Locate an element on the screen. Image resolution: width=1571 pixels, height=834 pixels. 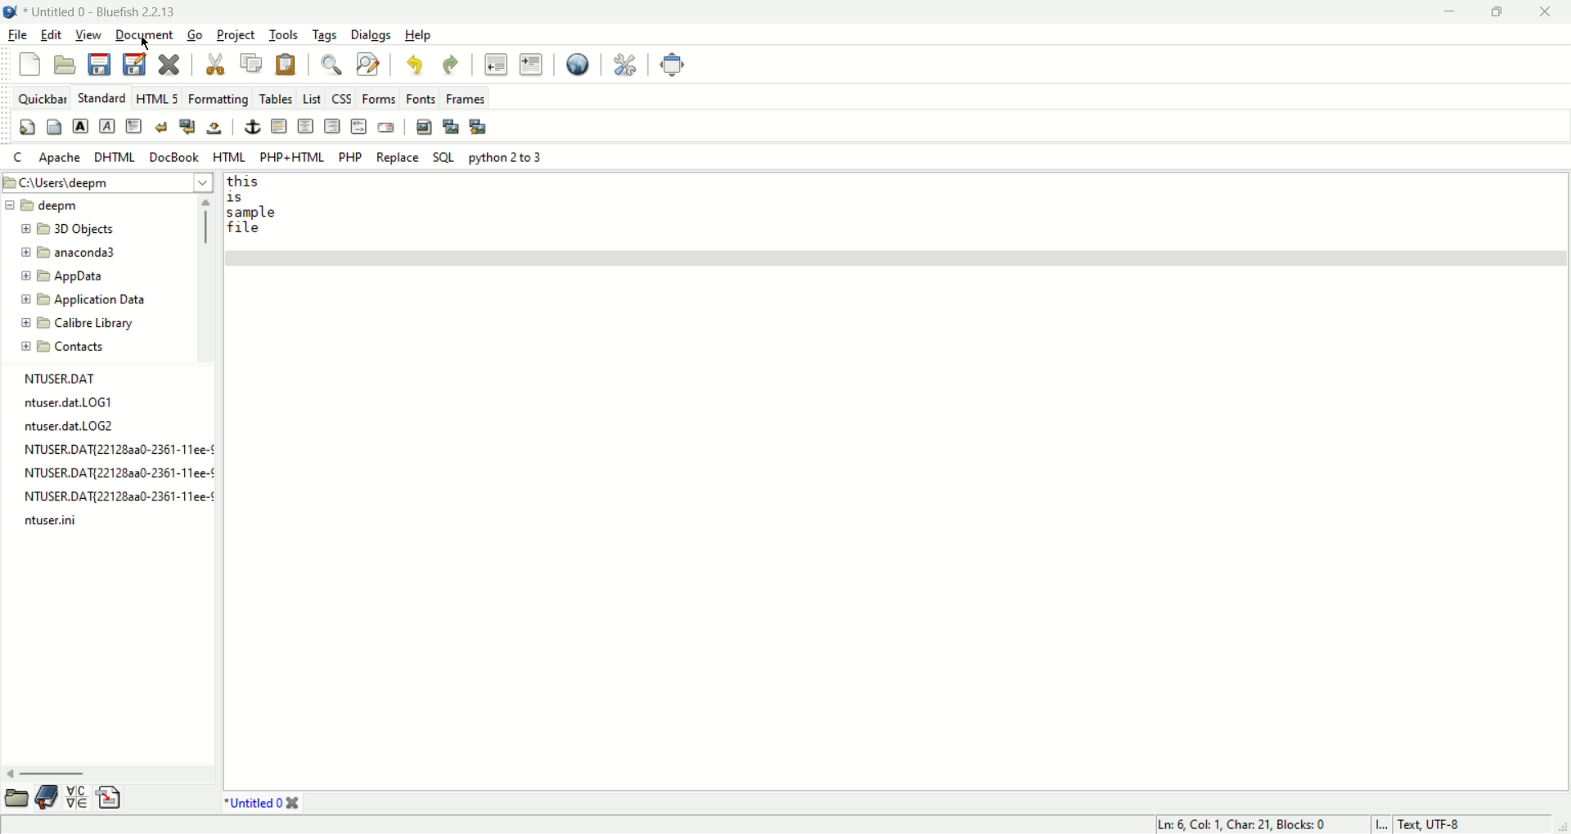
cursor is located at coordinates (143, 43).